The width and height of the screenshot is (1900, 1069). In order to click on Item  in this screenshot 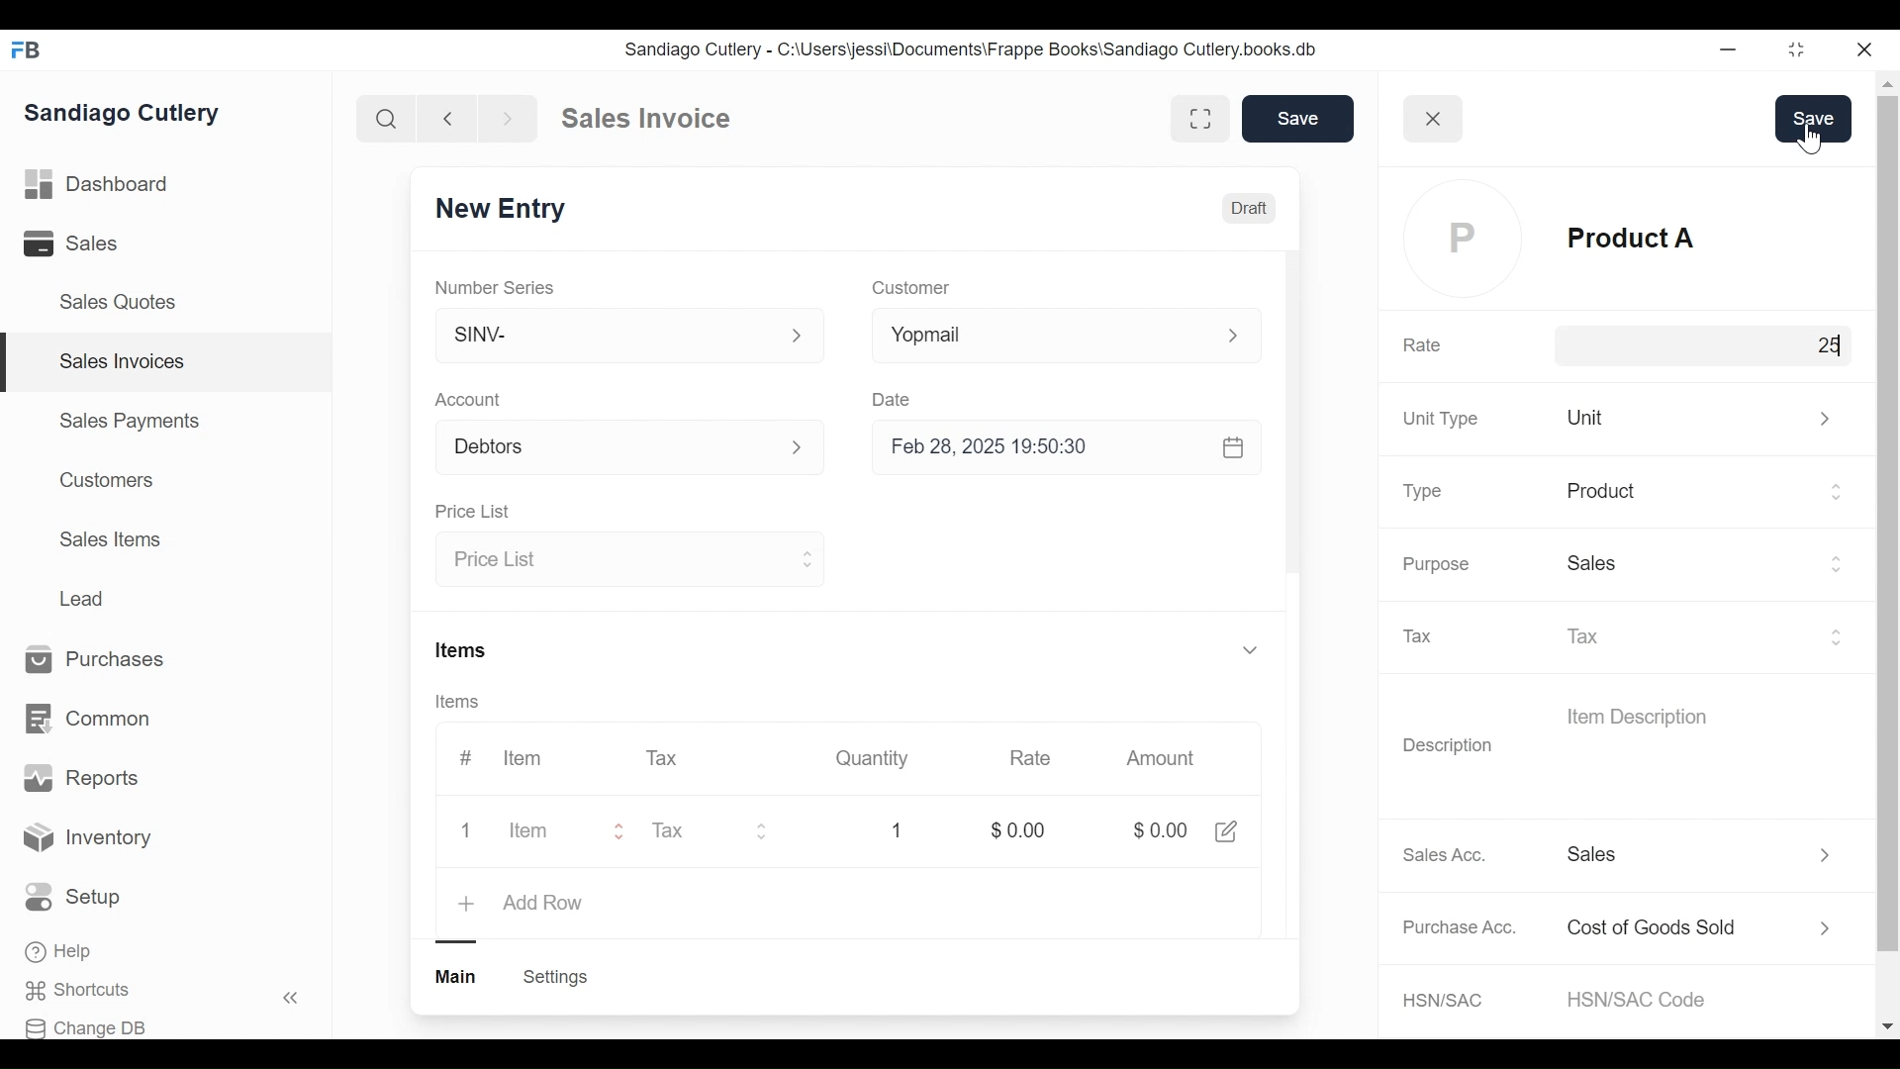, I will do `click(539, 828)`.